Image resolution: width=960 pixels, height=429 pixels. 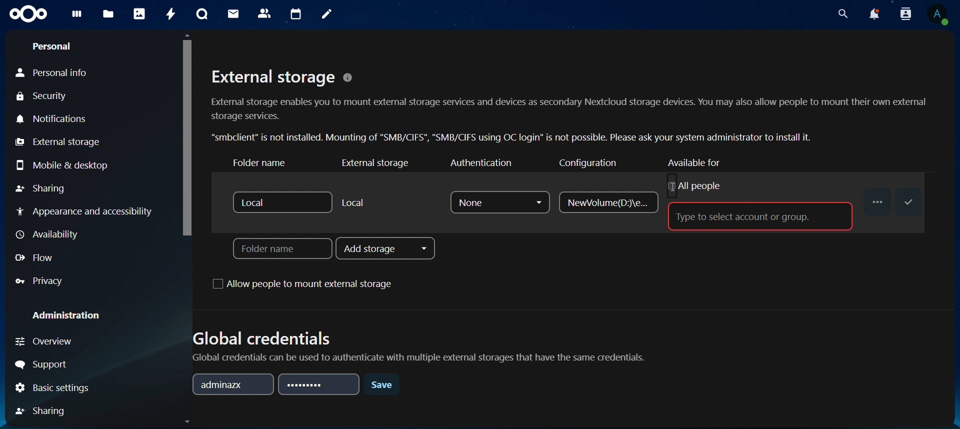 What do you see at coordinates (42, 188) in the screenshot?
I see `sharing` at bounding box center [42, 188].